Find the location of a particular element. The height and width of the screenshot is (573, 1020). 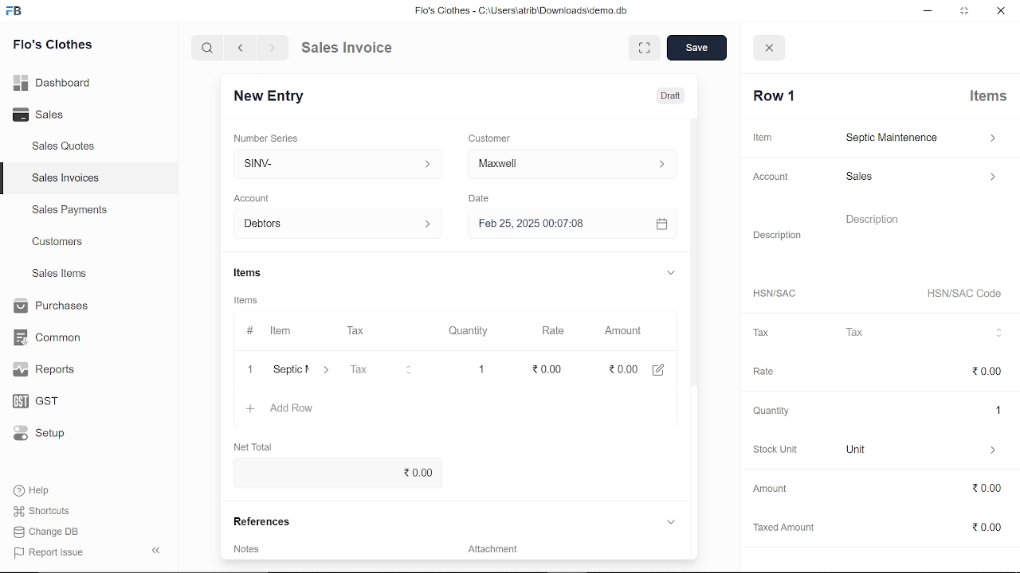

edit amount is located at coordinates (658, 370).